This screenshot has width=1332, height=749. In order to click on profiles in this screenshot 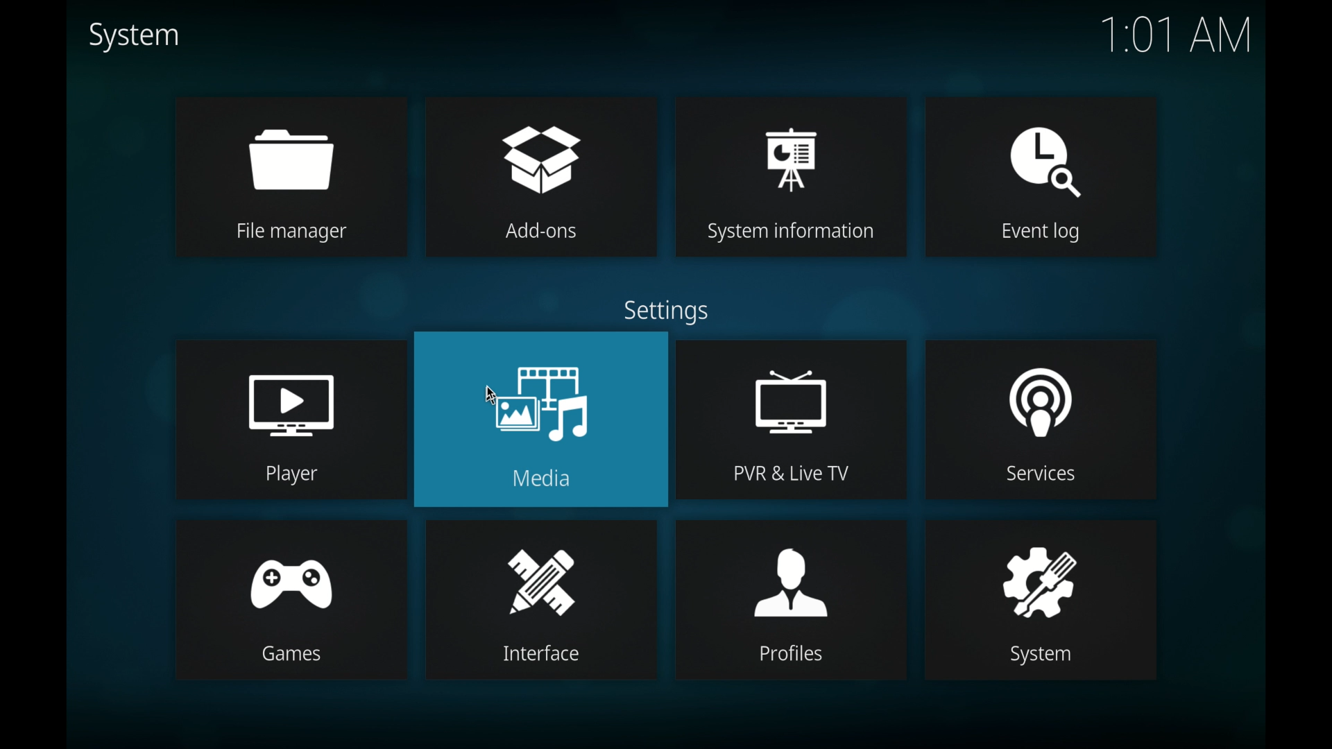, I will do `click(787, 575)`.